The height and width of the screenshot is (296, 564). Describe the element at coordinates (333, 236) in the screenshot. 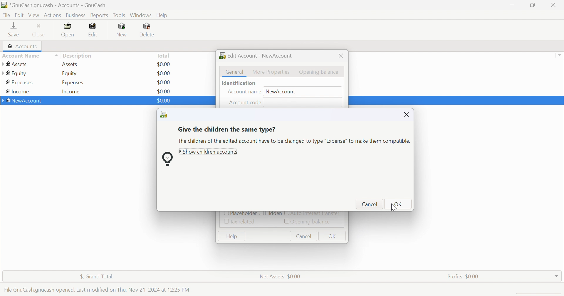

I see `OK` at that location.